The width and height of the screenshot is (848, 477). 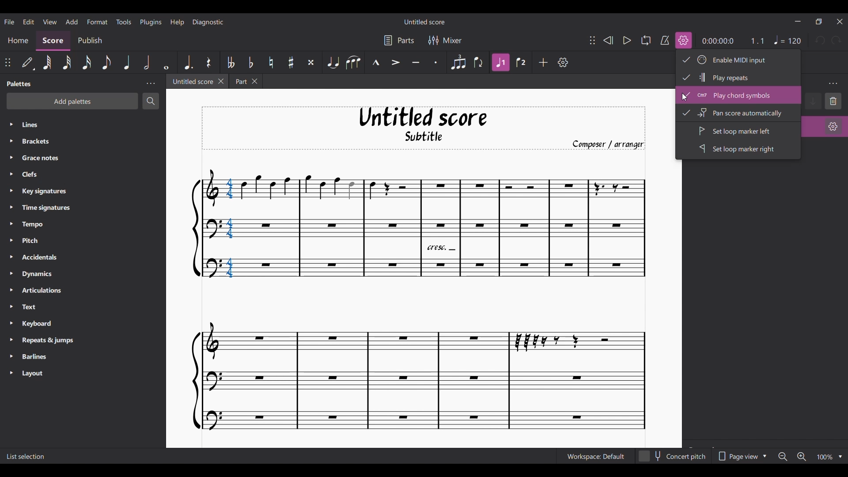 I want to click on Augmentation dot, so click(x=188, y=62).